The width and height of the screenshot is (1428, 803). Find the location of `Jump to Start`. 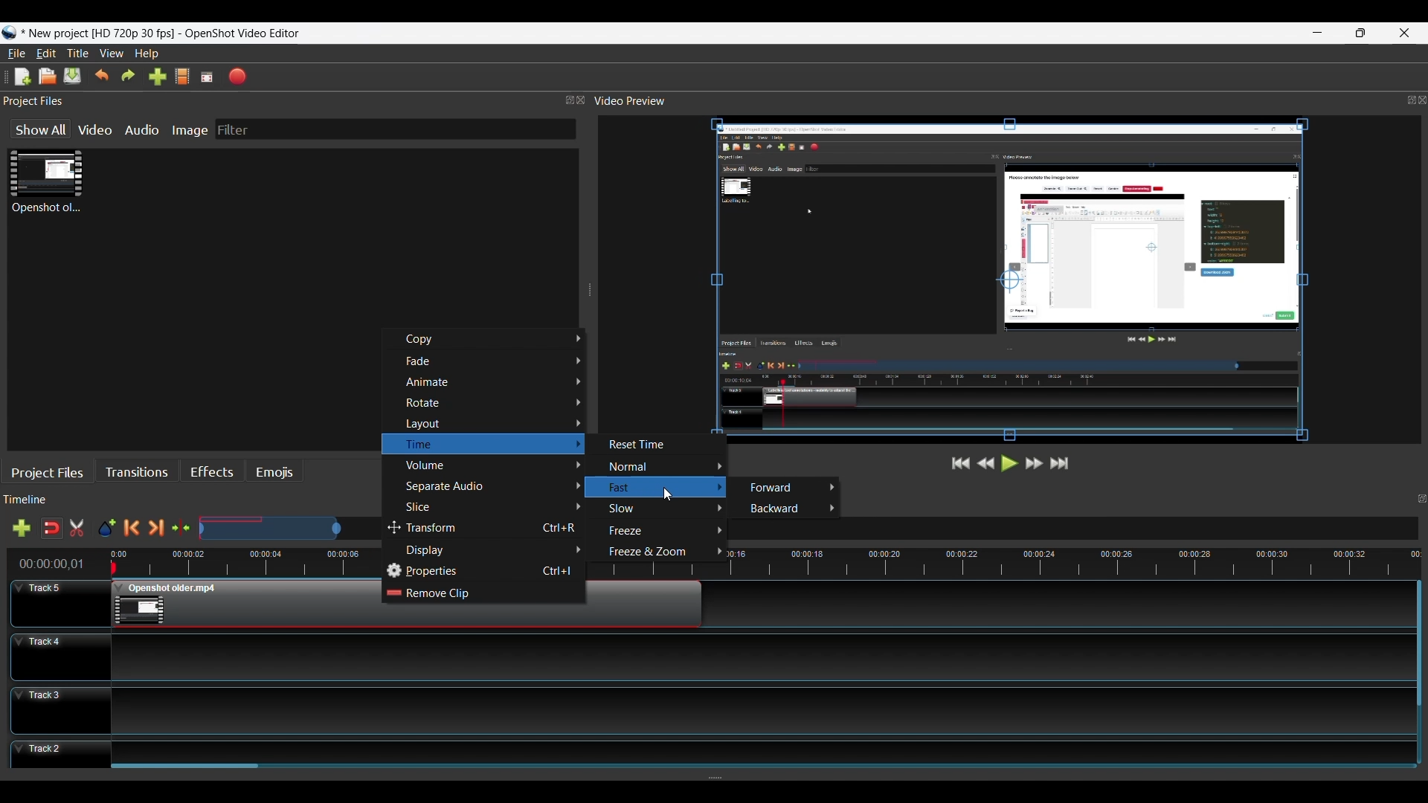

Jump to Start is located at coordinates (958, 463).